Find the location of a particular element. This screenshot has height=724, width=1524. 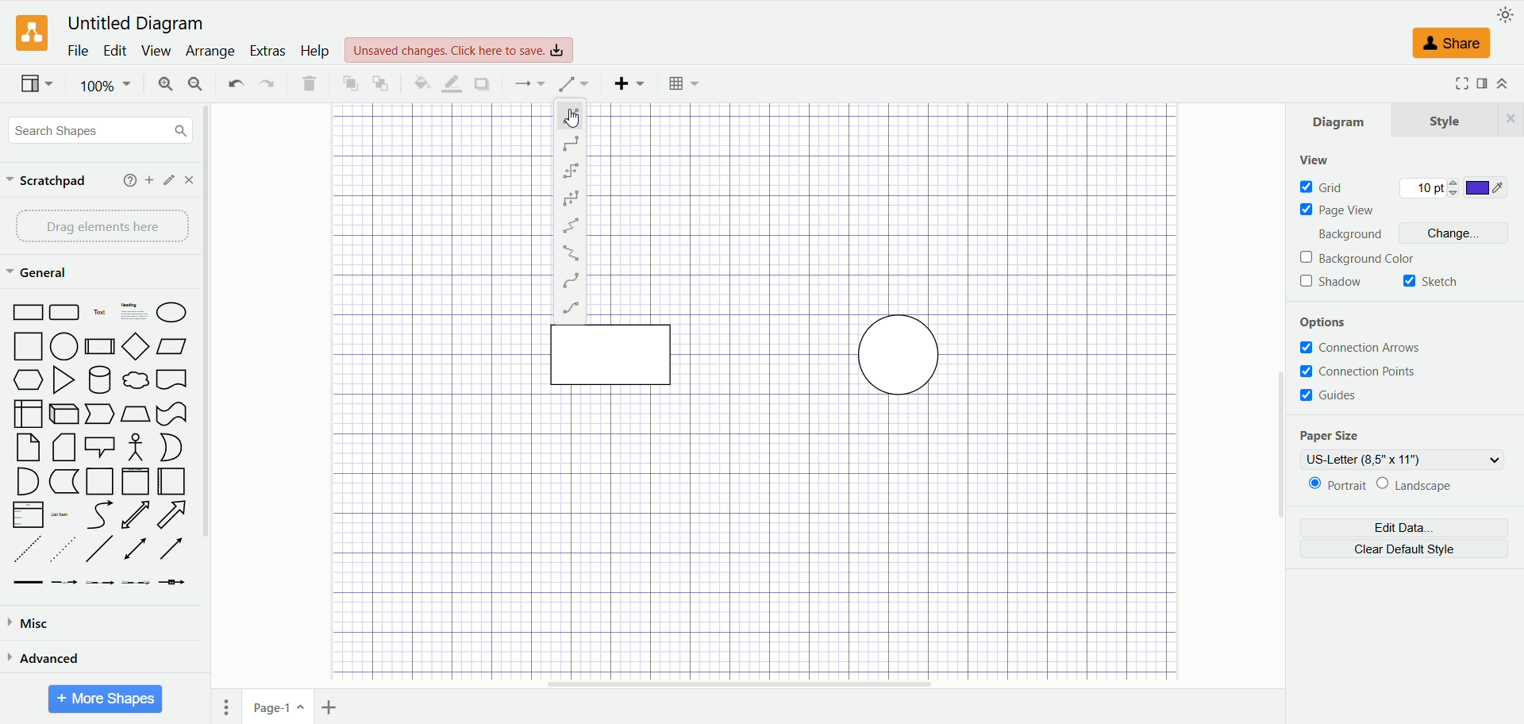

add is located at coordinates (148, 179).